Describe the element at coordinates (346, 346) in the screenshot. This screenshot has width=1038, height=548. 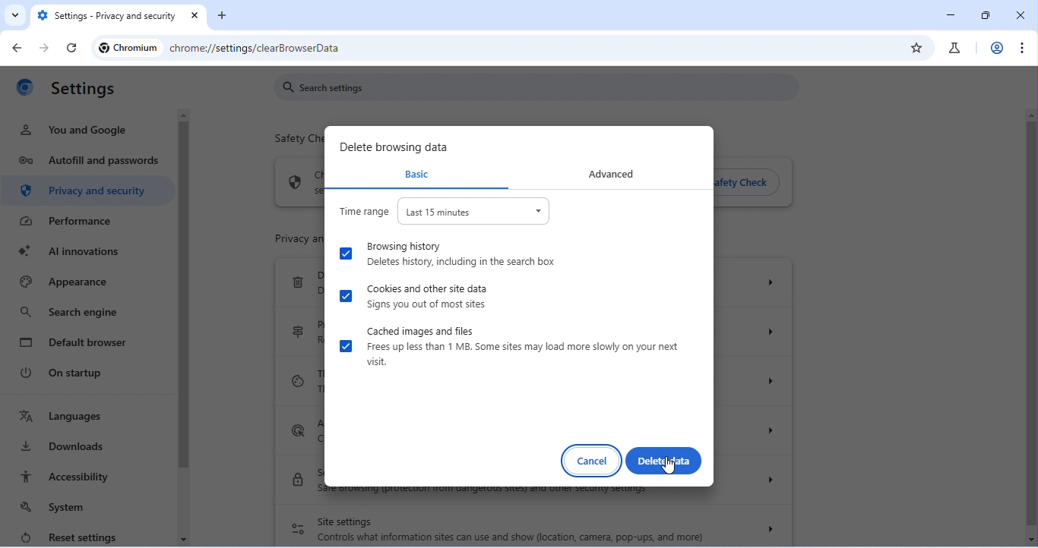
I see `check box` at that location.